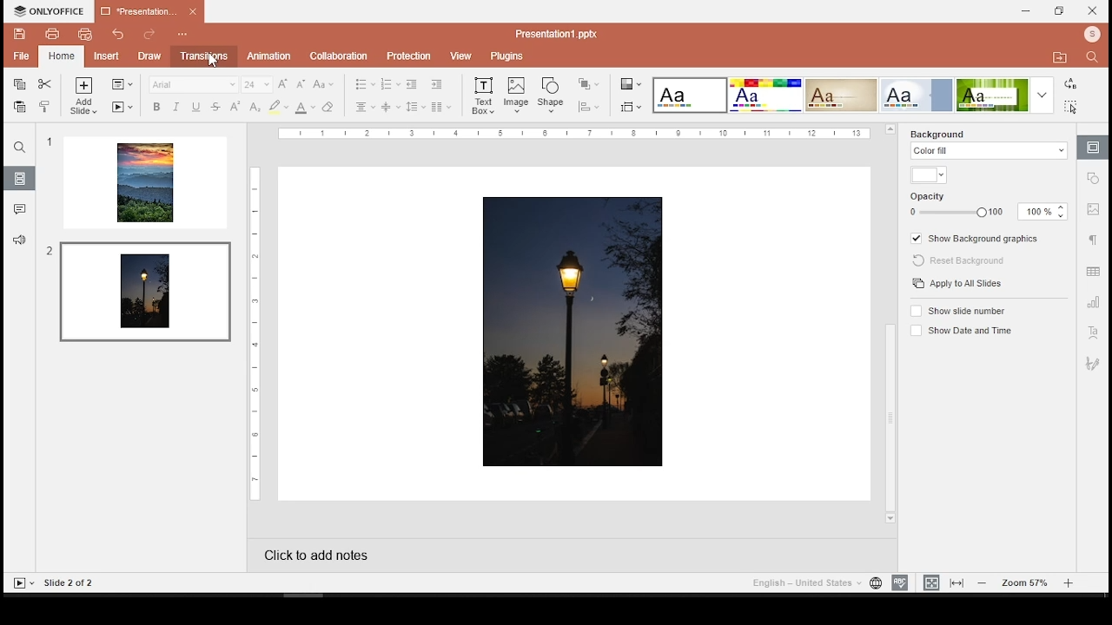 Image resolution: width=1112 pixels, height=625 pixels. I want to click on zoom level, so click(1025, 582).